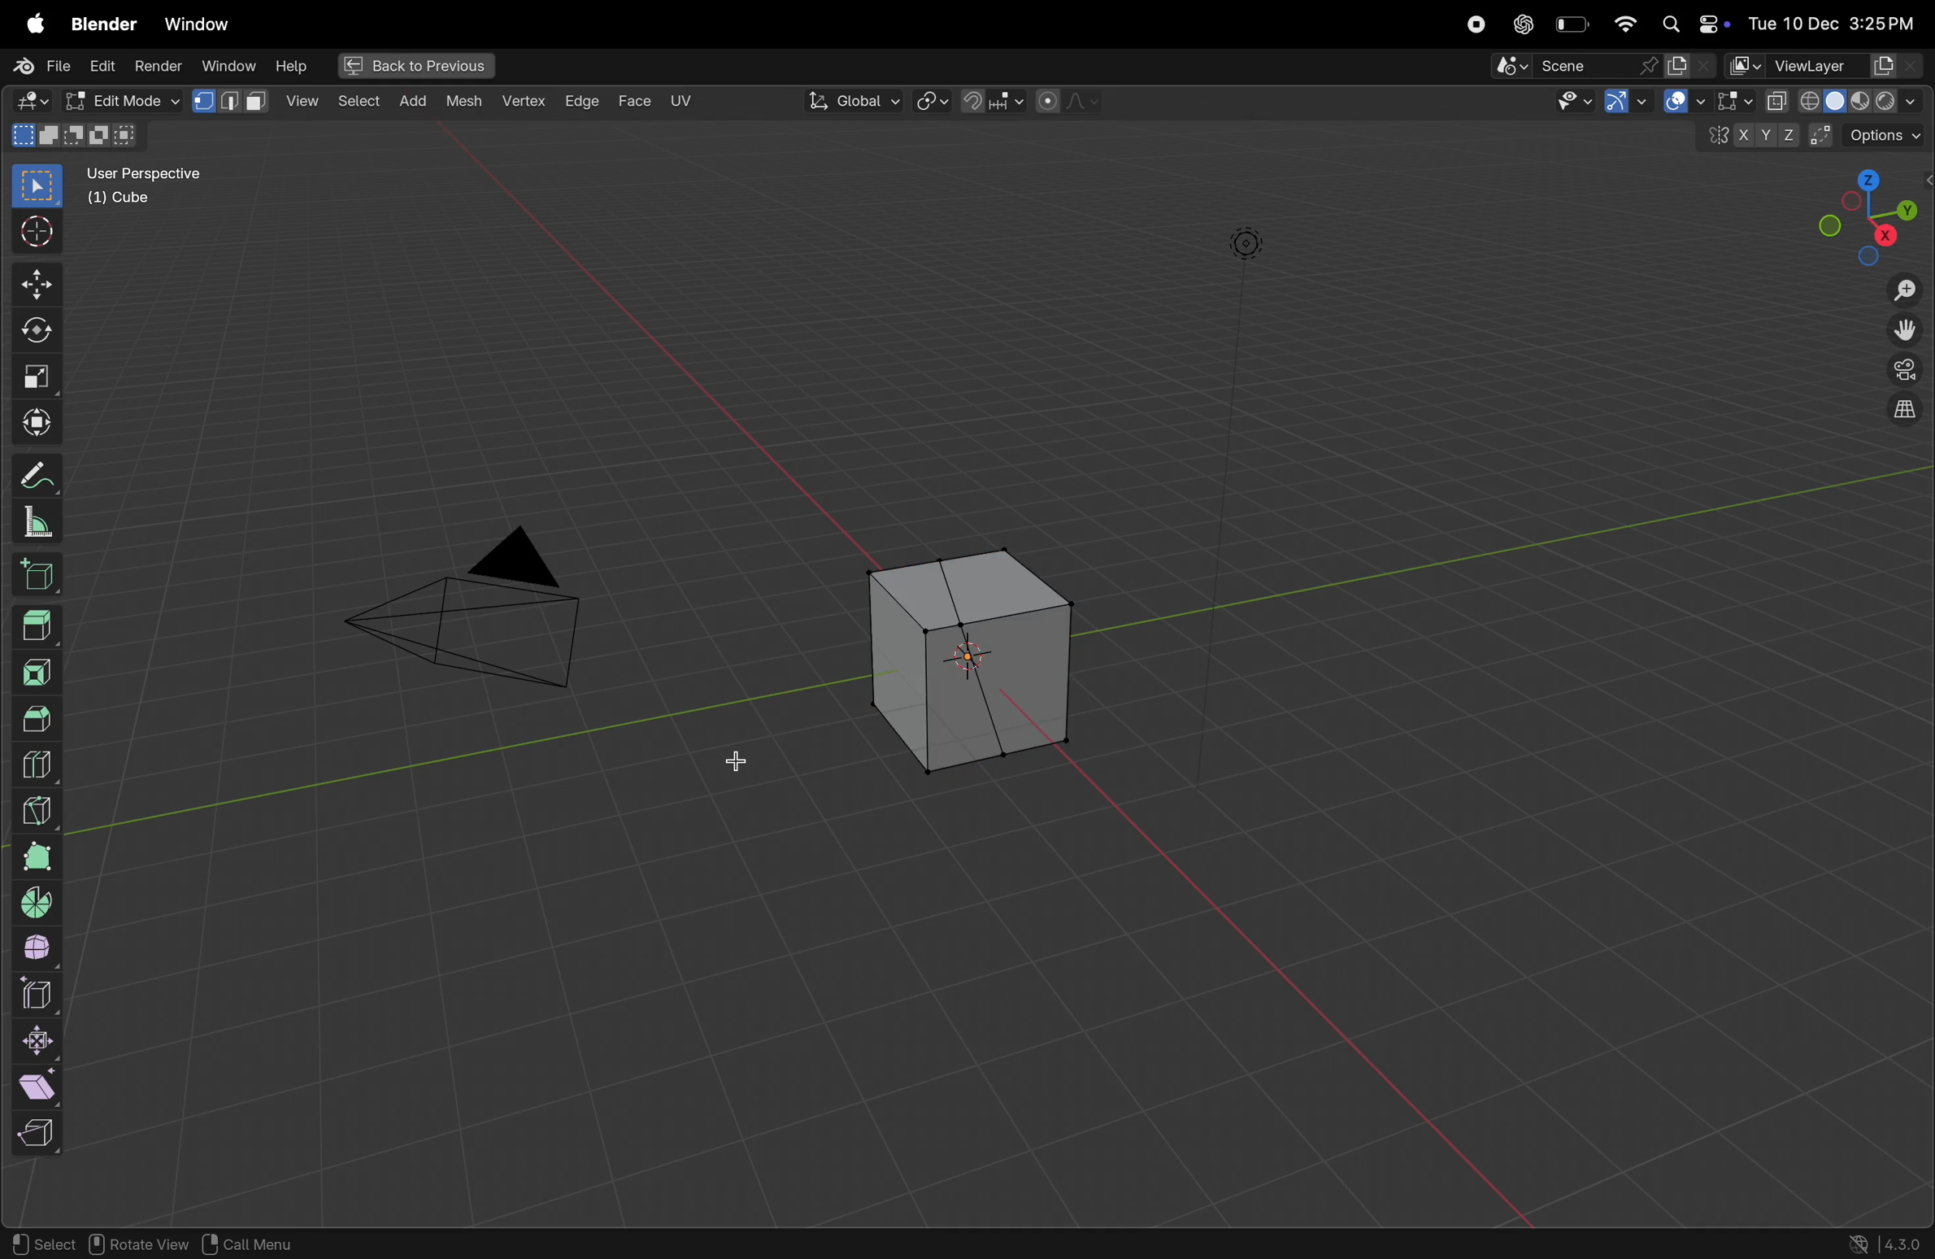  Describe the element at coordinates (160, 65) in the screenshot. I see `render` at that location.